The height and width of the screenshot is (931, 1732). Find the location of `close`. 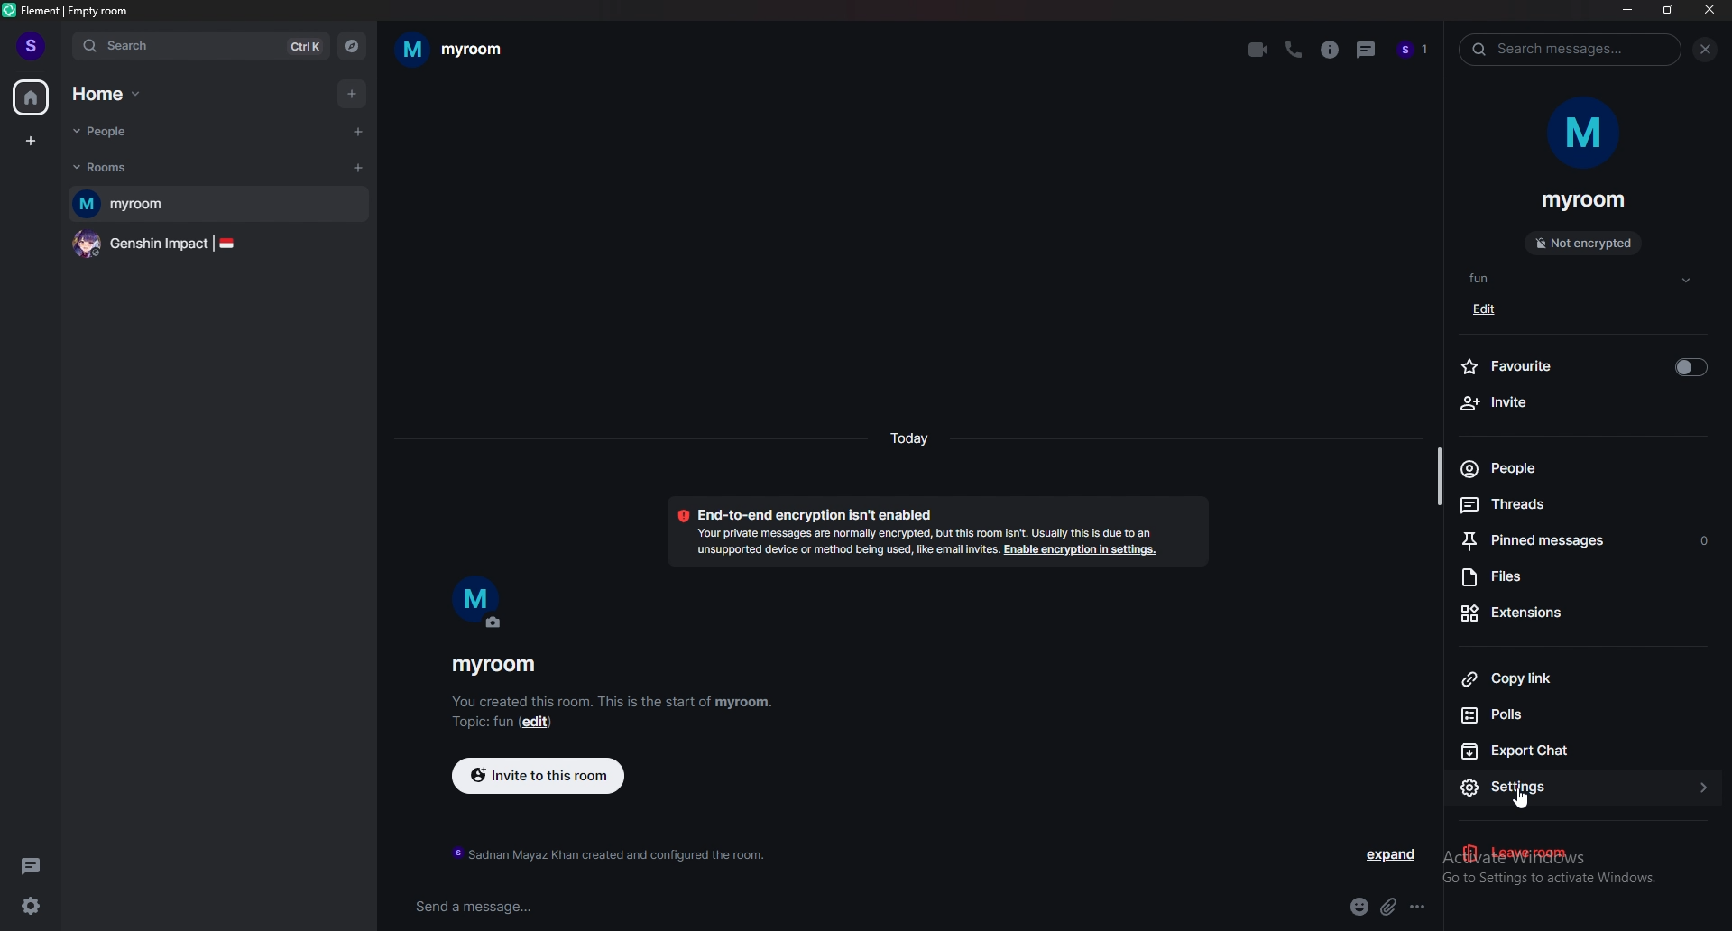

close is located at coordinates (1707, 50).